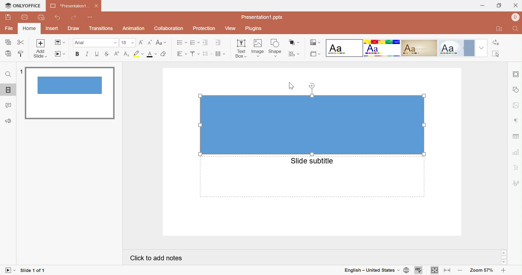 This screenshot has width=522, height=275. I want to click on Signature settings, so click(516, 184).